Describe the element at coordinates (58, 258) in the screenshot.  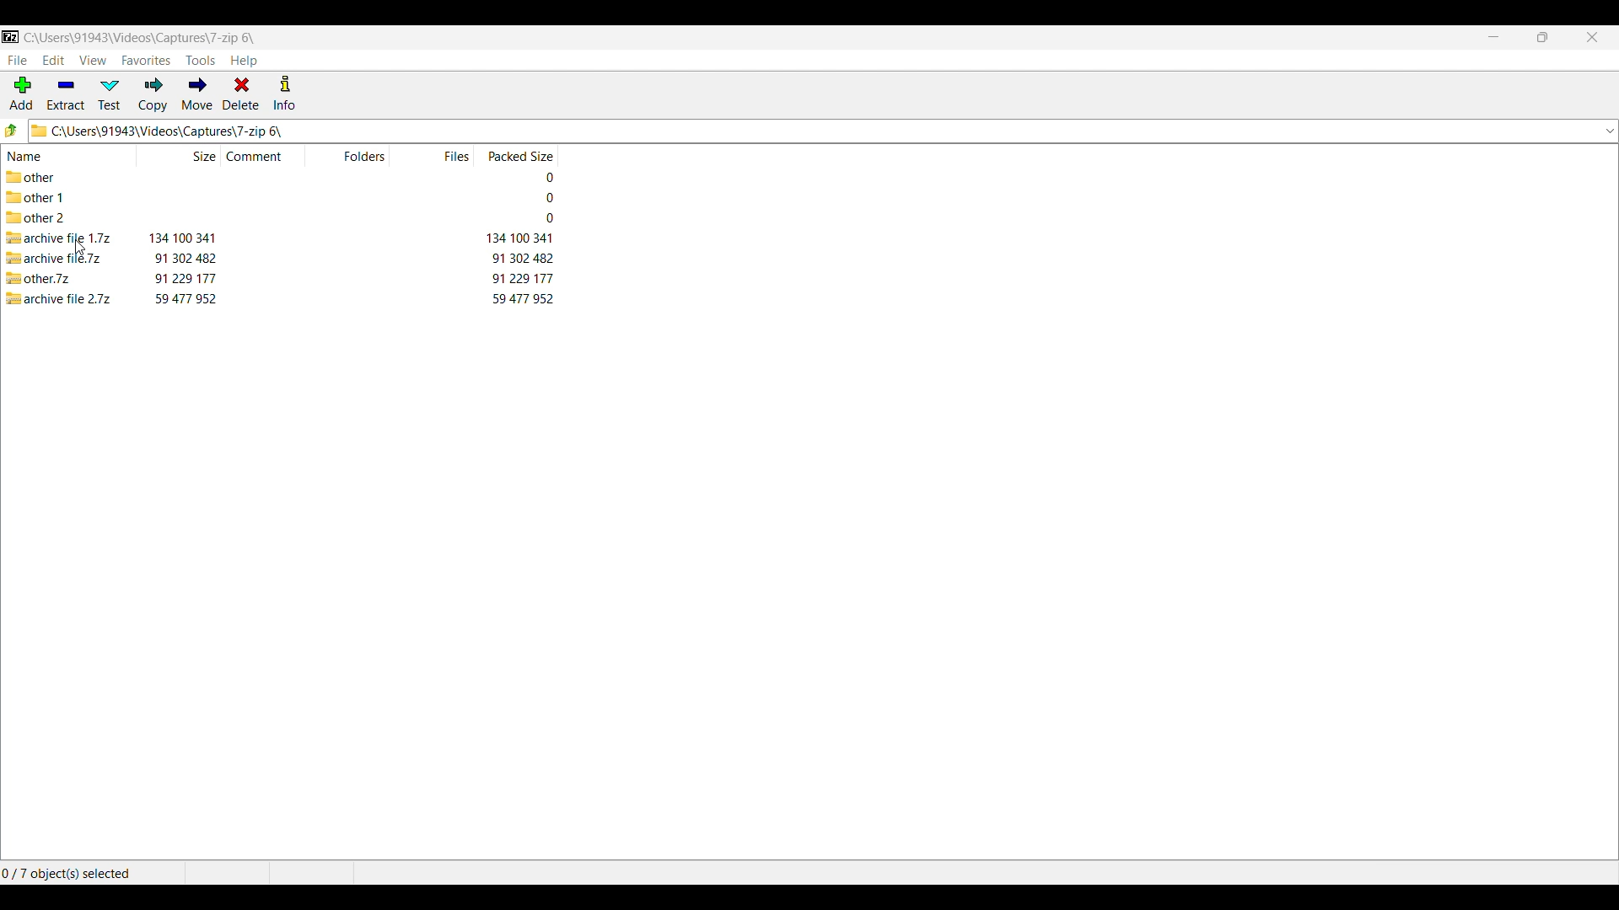
I see `archive file.7z` at that location.